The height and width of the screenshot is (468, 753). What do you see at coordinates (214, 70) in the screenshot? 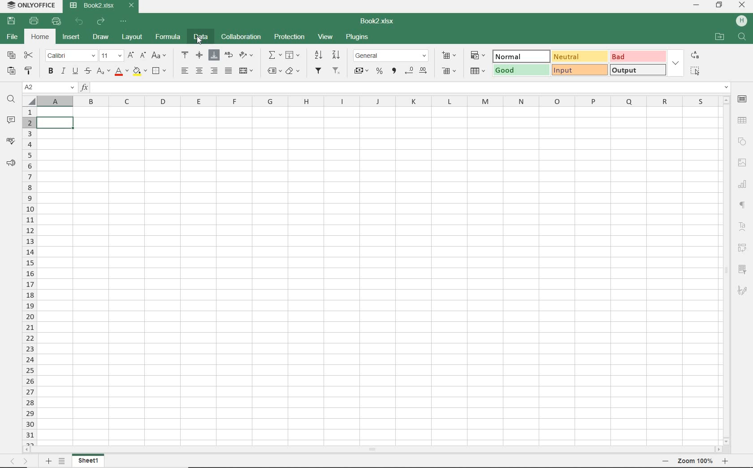
I see `ALIGN RIGHT` at bounding box center [214, 70].